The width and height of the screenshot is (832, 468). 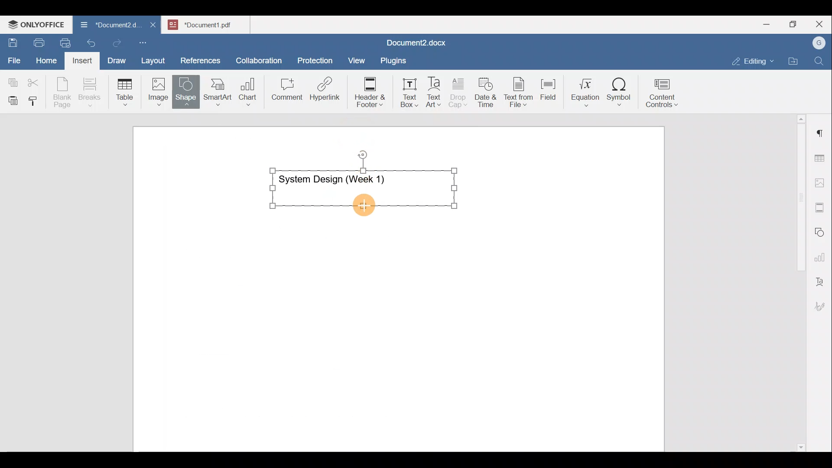 What do you see at coordinates (117, 43) in the screenshot?
I see `Redo` at bounding box center [117, 43].